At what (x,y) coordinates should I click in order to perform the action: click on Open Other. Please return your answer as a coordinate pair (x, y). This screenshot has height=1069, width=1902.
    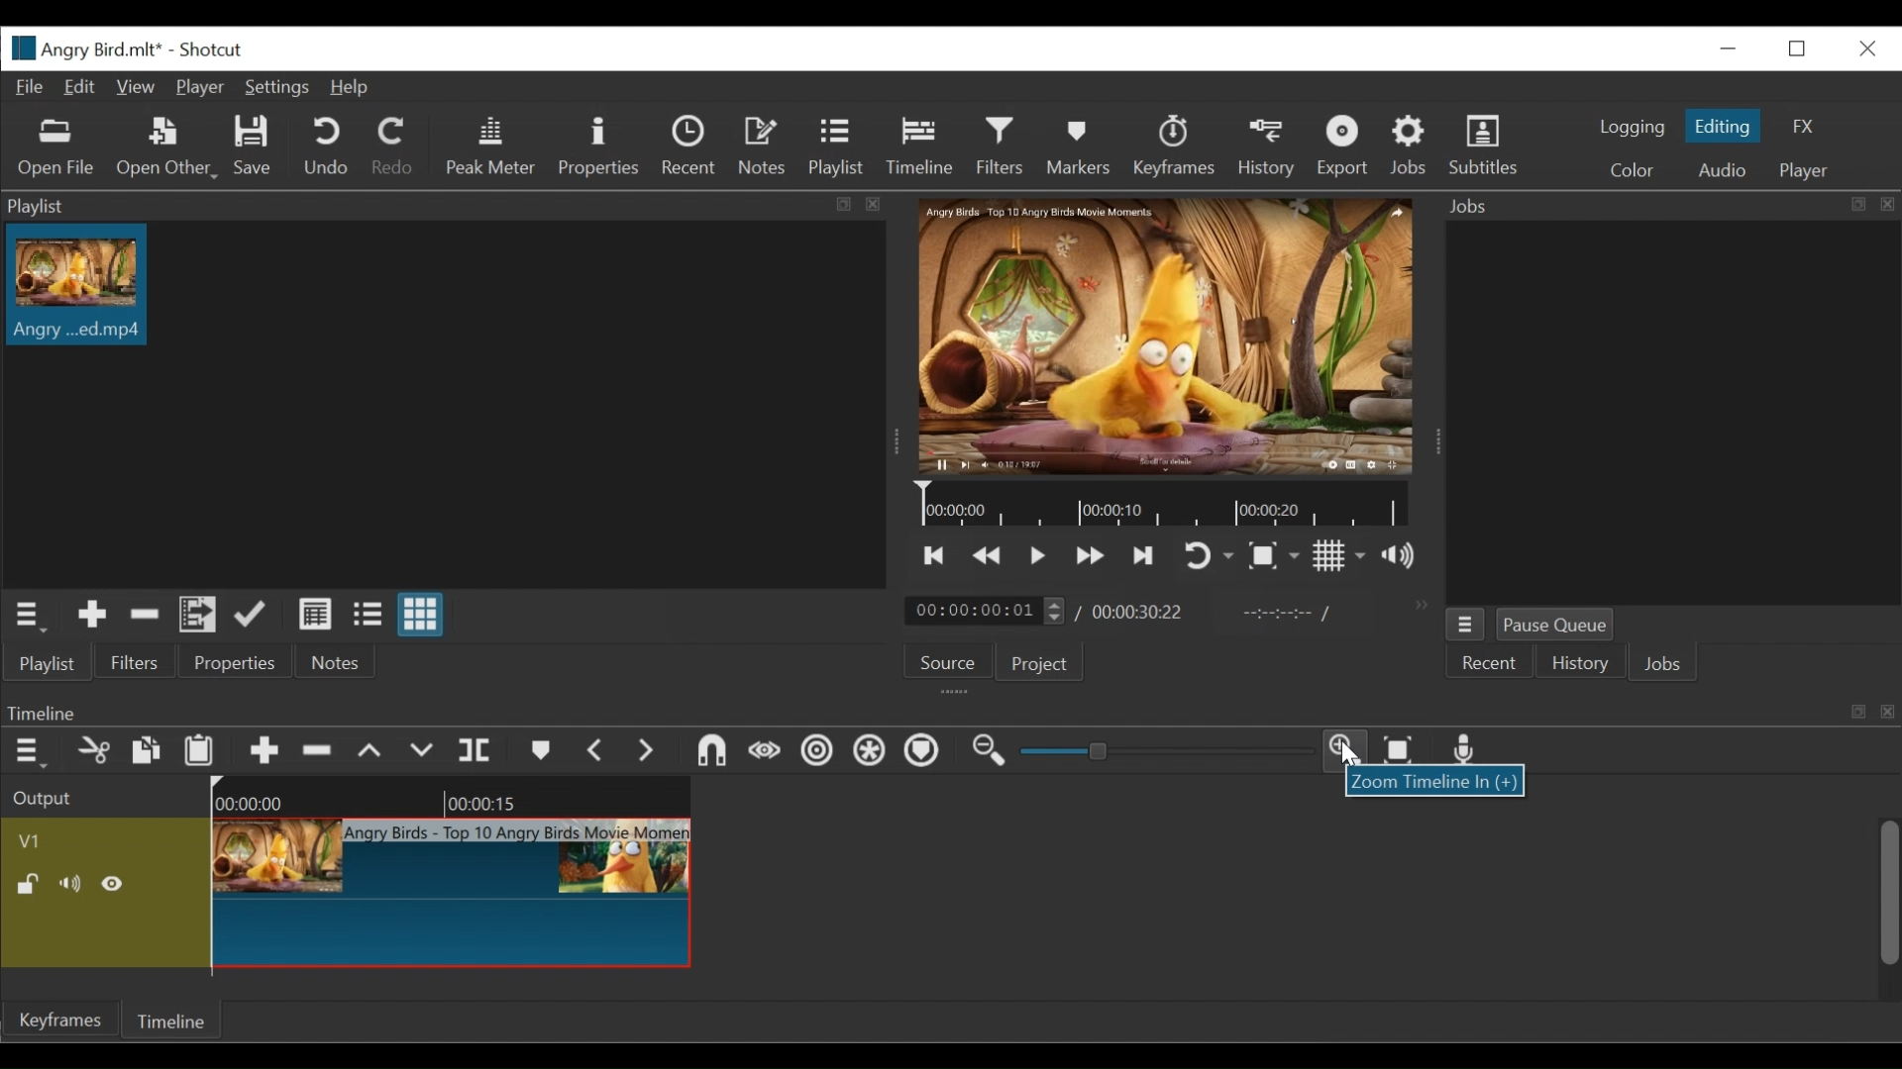
    Looking at the image, I should click on (167, 148).